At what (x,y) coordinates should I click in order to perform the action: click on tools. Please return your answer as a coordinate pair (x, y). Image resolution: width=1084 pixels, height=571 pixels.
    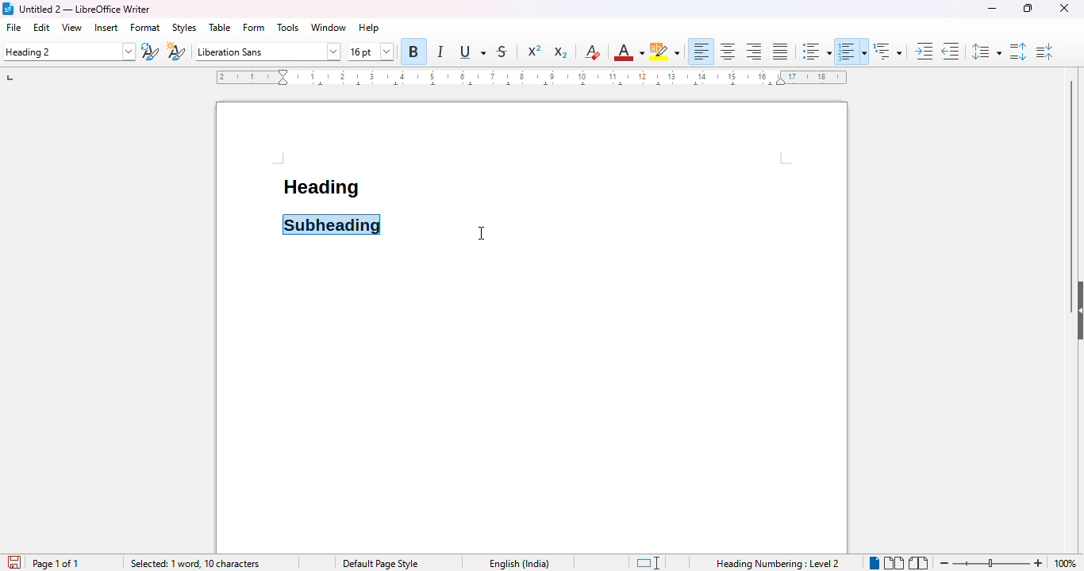
    Looking at the image, I should click on (288, 28).